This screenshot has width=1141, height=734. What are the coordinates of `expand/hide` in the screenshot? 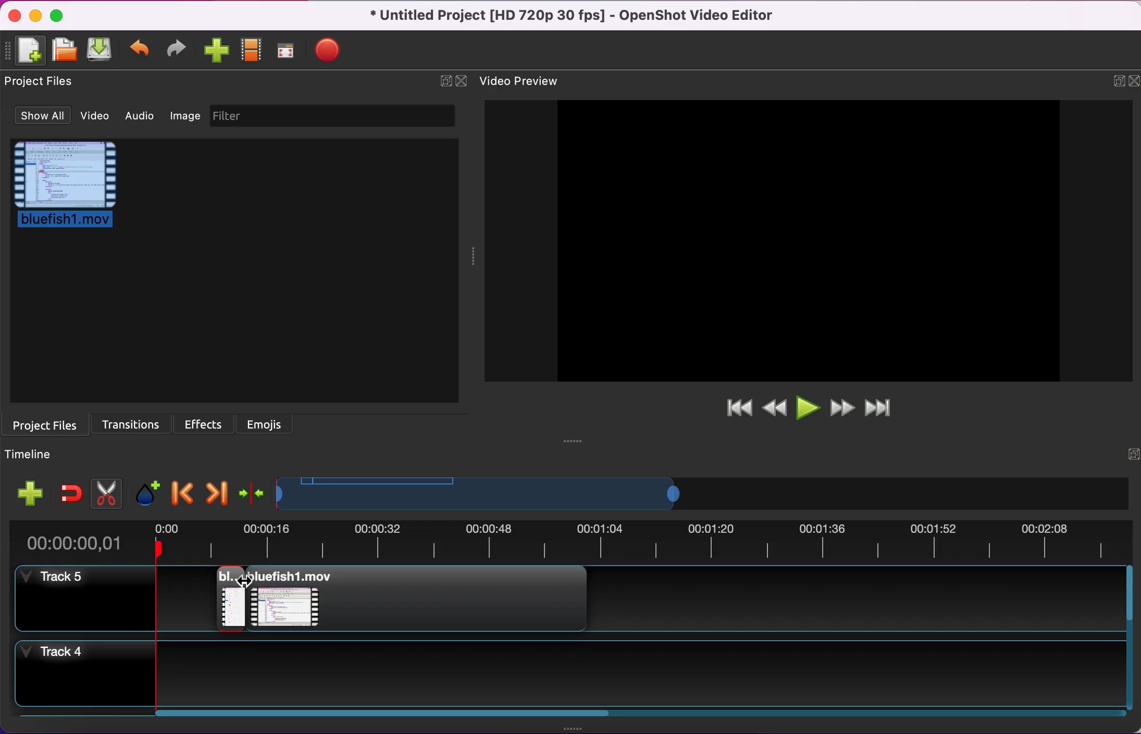 It's located at (1112, 81).